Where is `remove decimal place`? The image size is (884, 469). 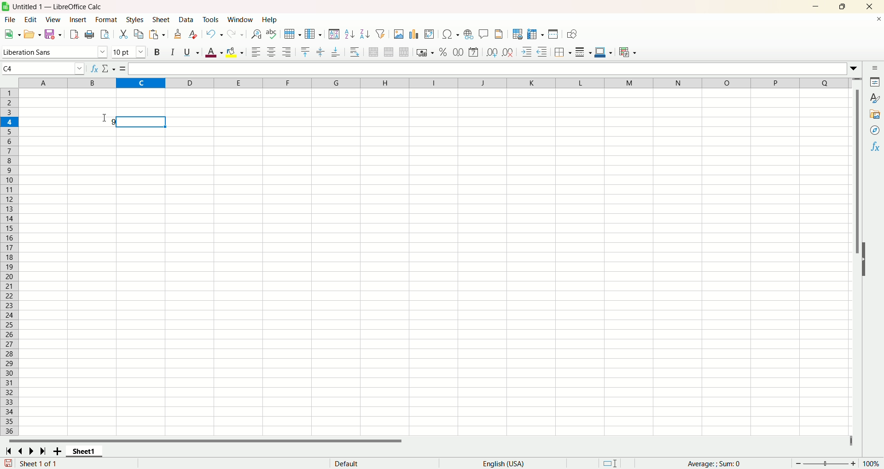 remove decimal place is located at coordinates (508, 52).